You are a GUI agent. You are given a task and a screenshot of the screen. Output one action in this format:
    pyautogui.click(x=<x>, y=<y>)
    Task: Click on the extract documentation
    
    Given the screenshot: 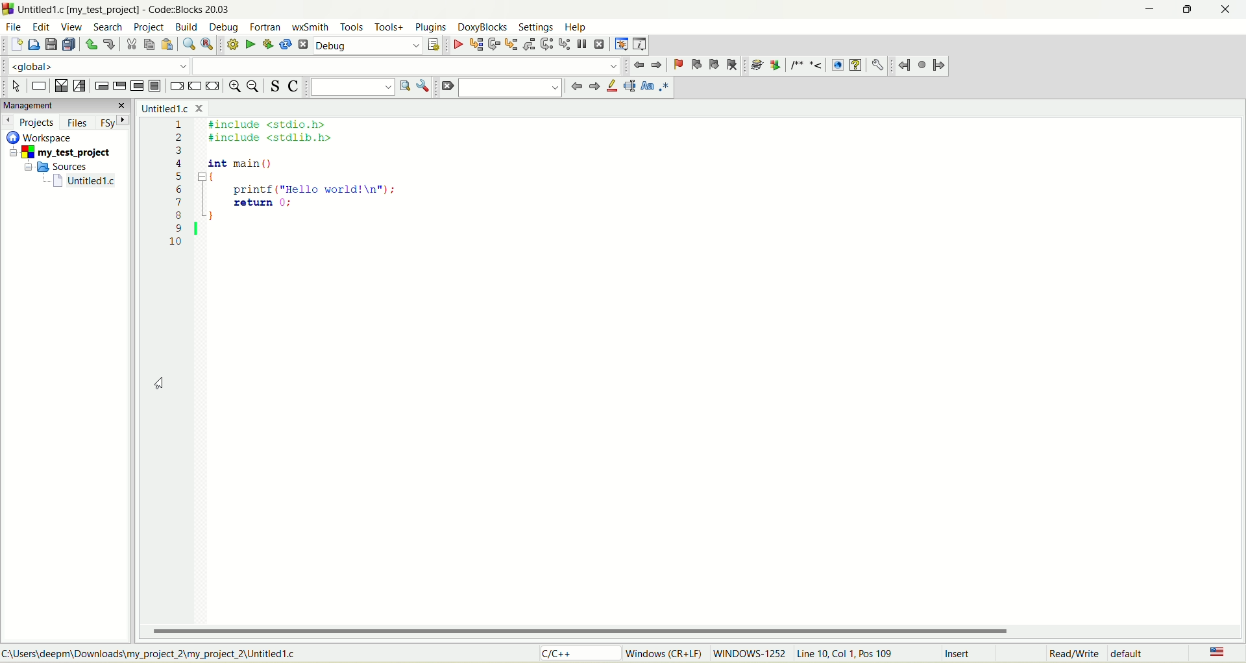 What is the action you would take?
    pyautogui.click(x=777, y=66)
    